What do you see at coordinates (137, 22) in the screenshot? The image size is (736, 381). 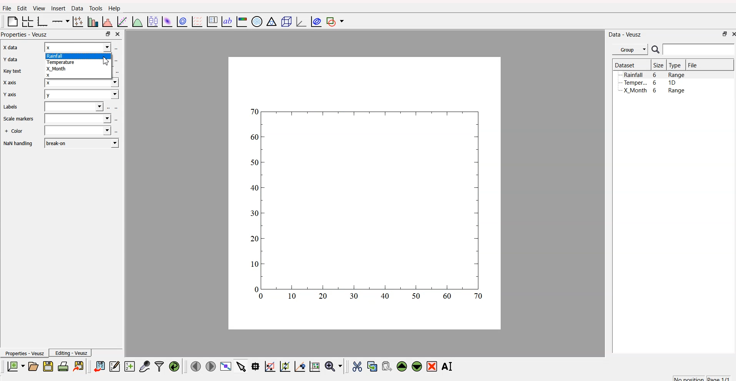 I see `plot function` at bounding box center [137, 22].